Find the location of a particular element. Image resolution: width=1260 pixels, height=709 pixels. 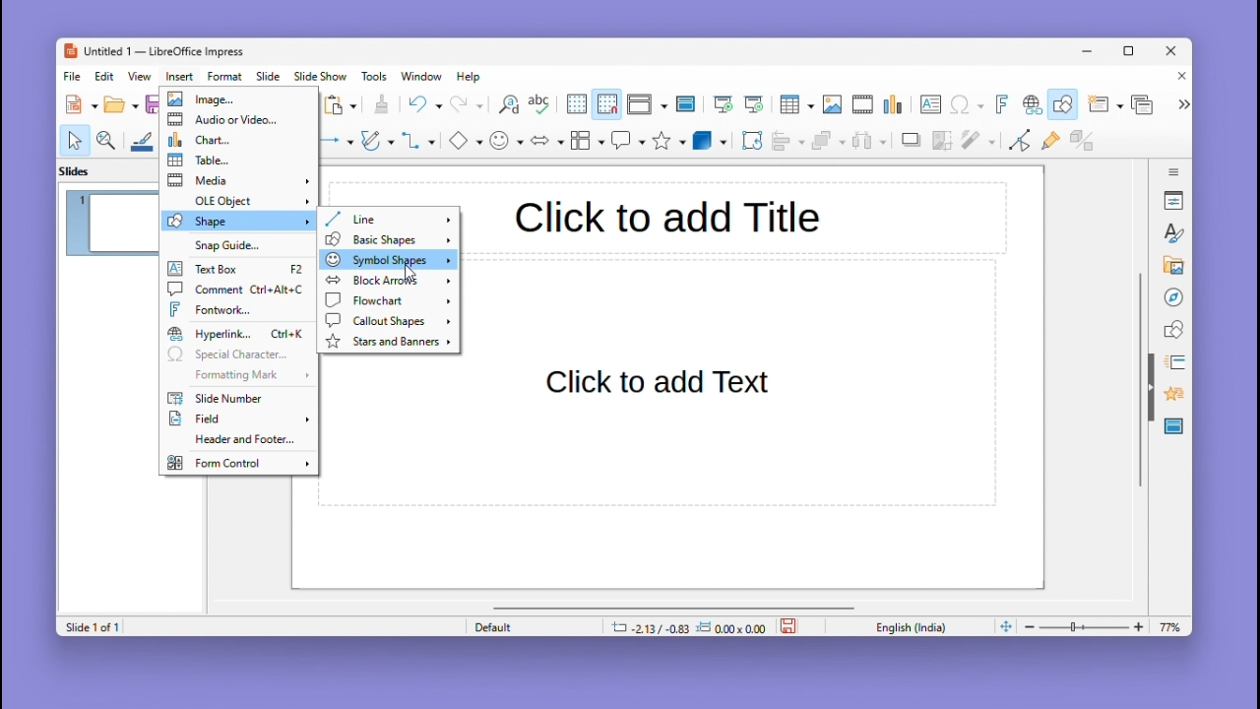

Help is located at coordinates (471, 77).